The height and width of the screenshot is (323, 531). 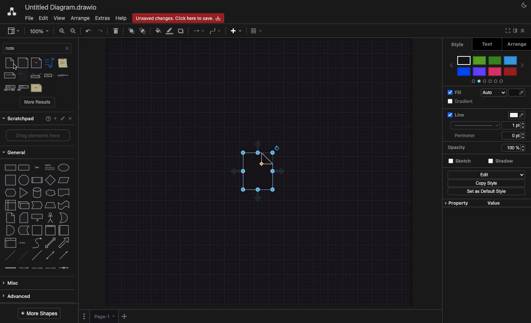 What do you see at coordinates (64, 205) in the screenshot?
I see `tape` at bounding box center [64, 205].